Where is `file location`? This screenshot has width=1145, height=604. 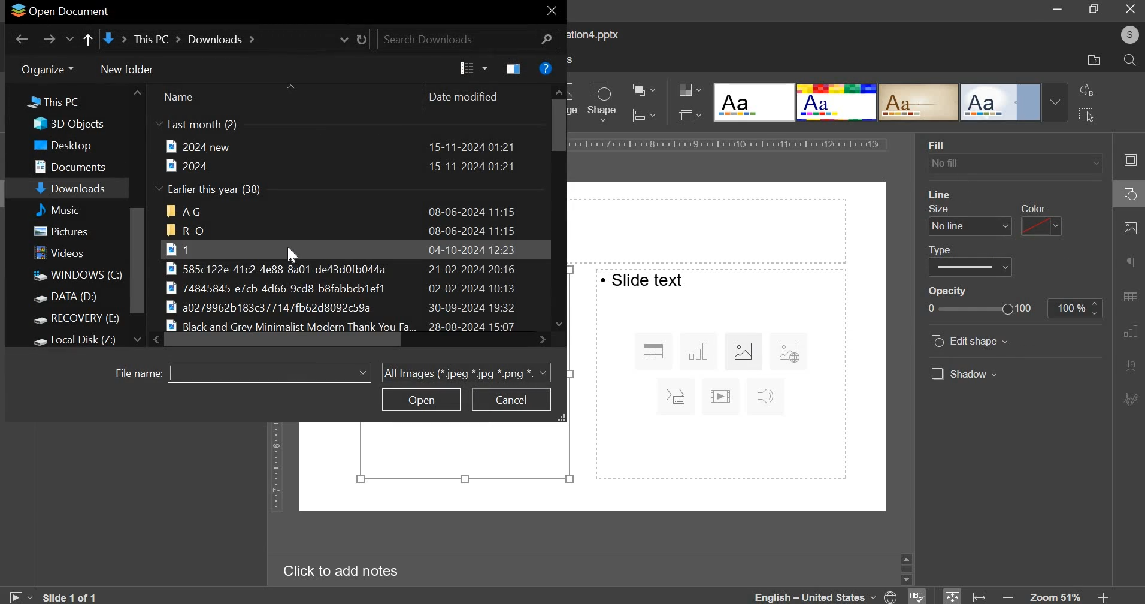
file location is located at coordinates (234, 39).